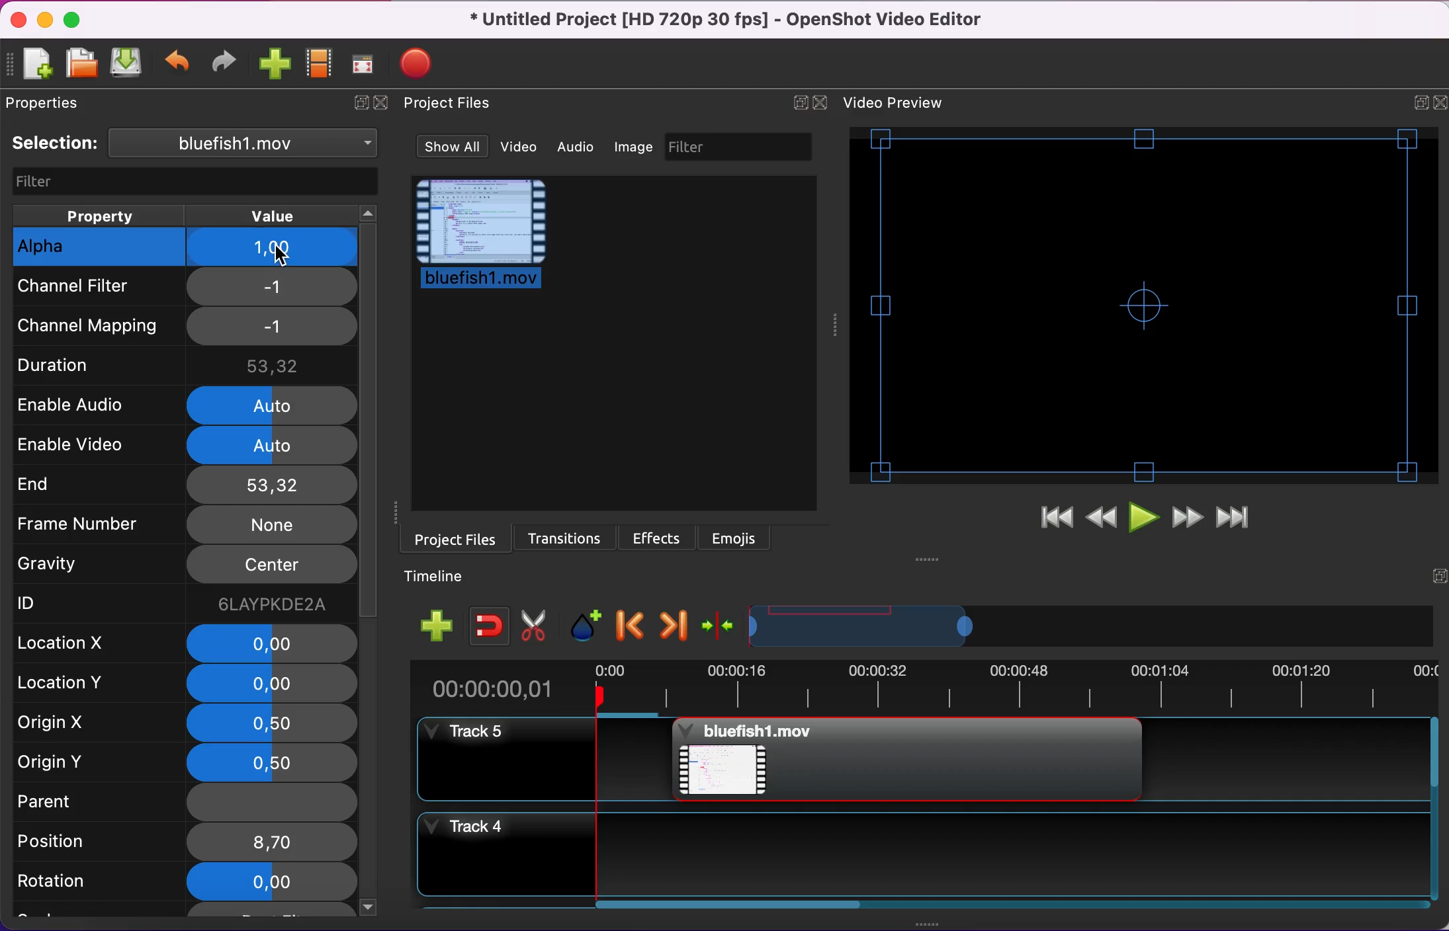 This screenshot has height=931, width=1449. I want to click on value, so click(287, 214).